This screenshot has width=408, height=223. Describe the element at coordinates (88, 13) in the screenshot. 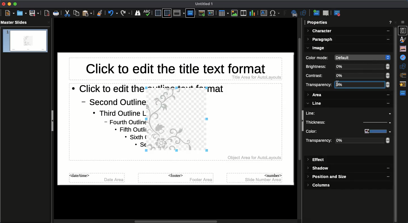

I see `Paste` at that location.